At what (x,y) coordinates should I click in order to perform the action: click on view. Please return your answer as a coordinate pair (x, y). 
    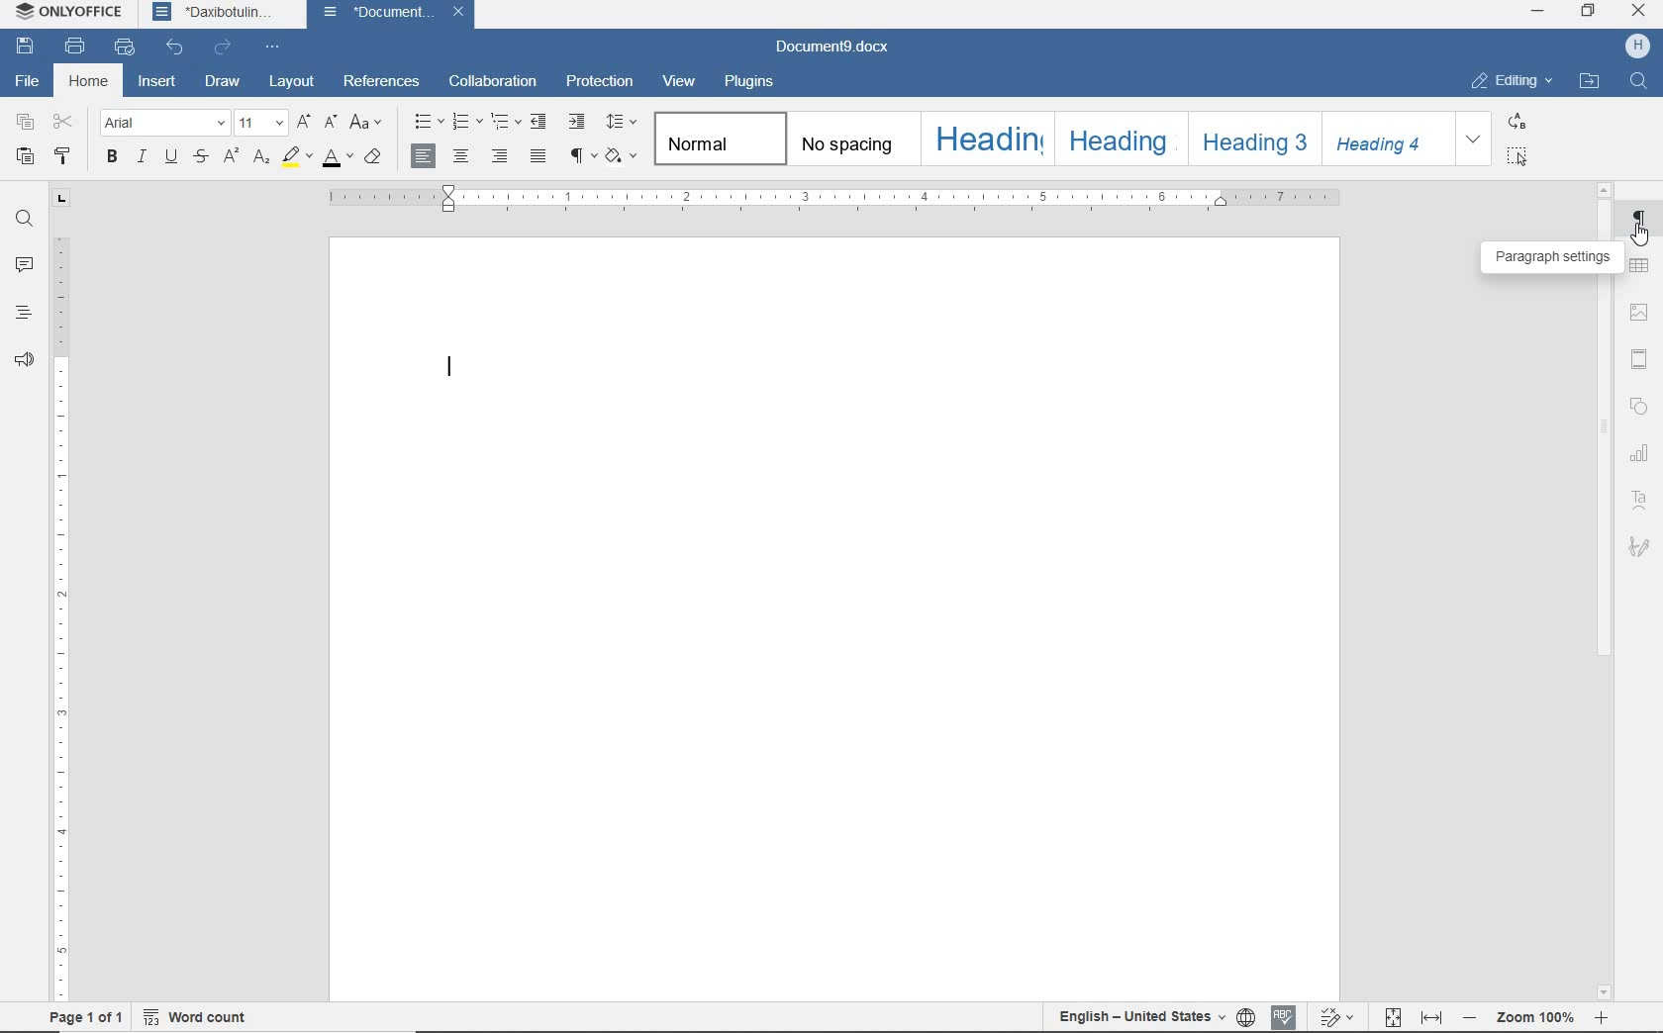
    Looking at the image, I should click on (679, 82).